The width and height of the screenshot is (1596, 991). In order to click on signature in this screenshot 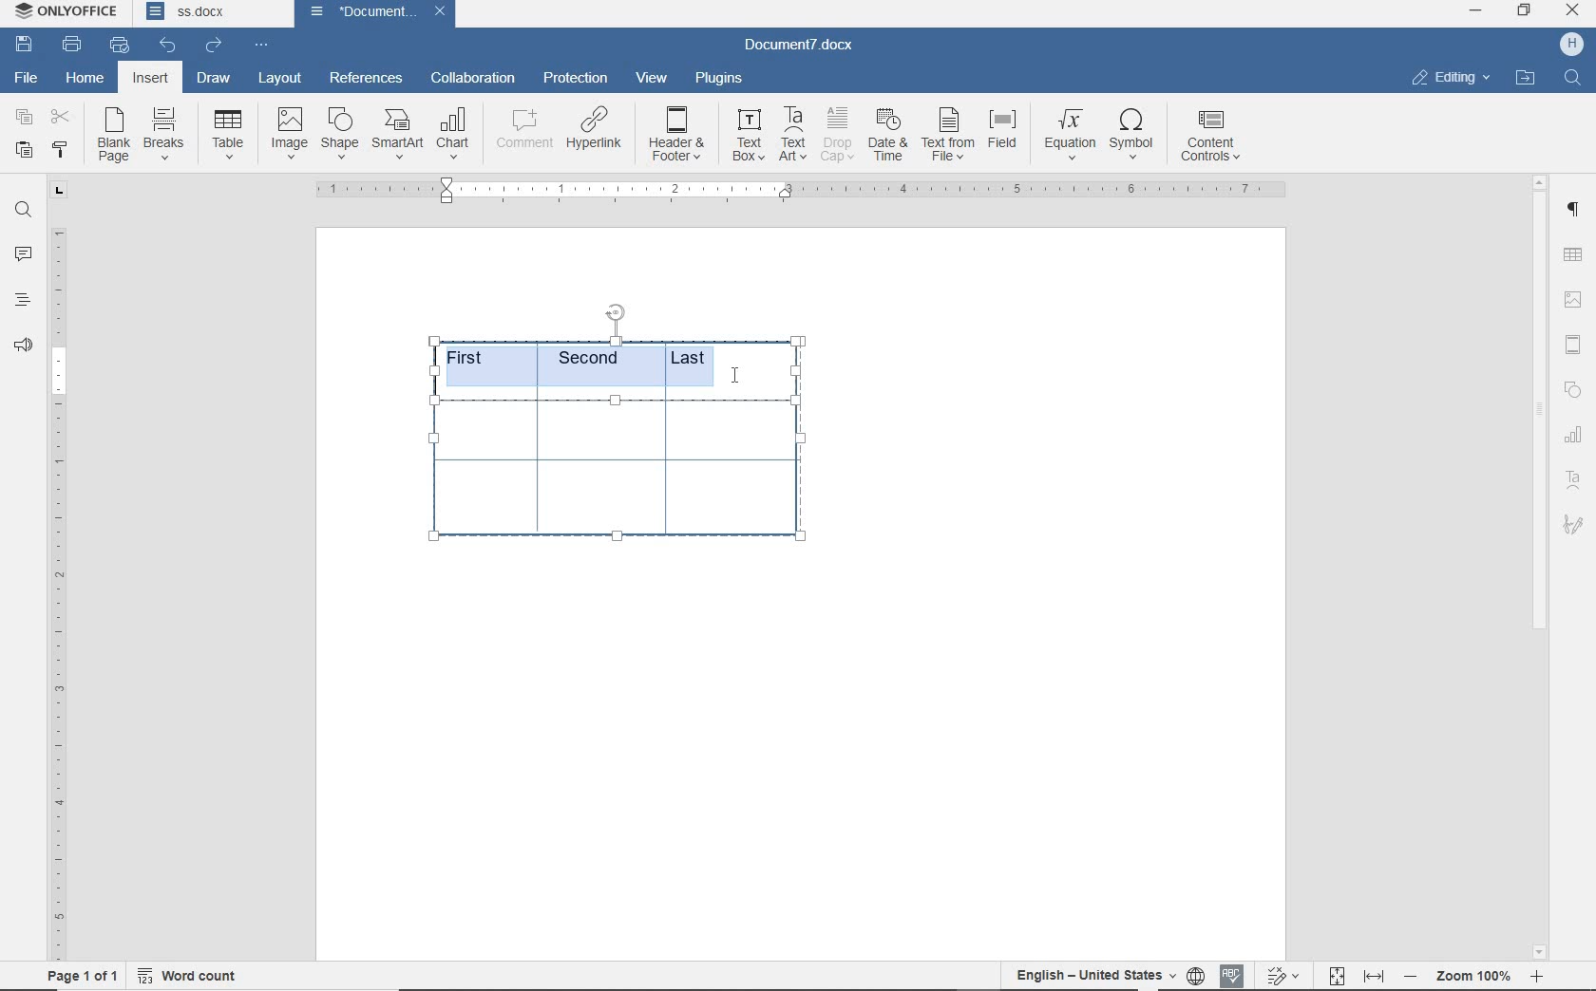, I will do `click(1575, 528)`.